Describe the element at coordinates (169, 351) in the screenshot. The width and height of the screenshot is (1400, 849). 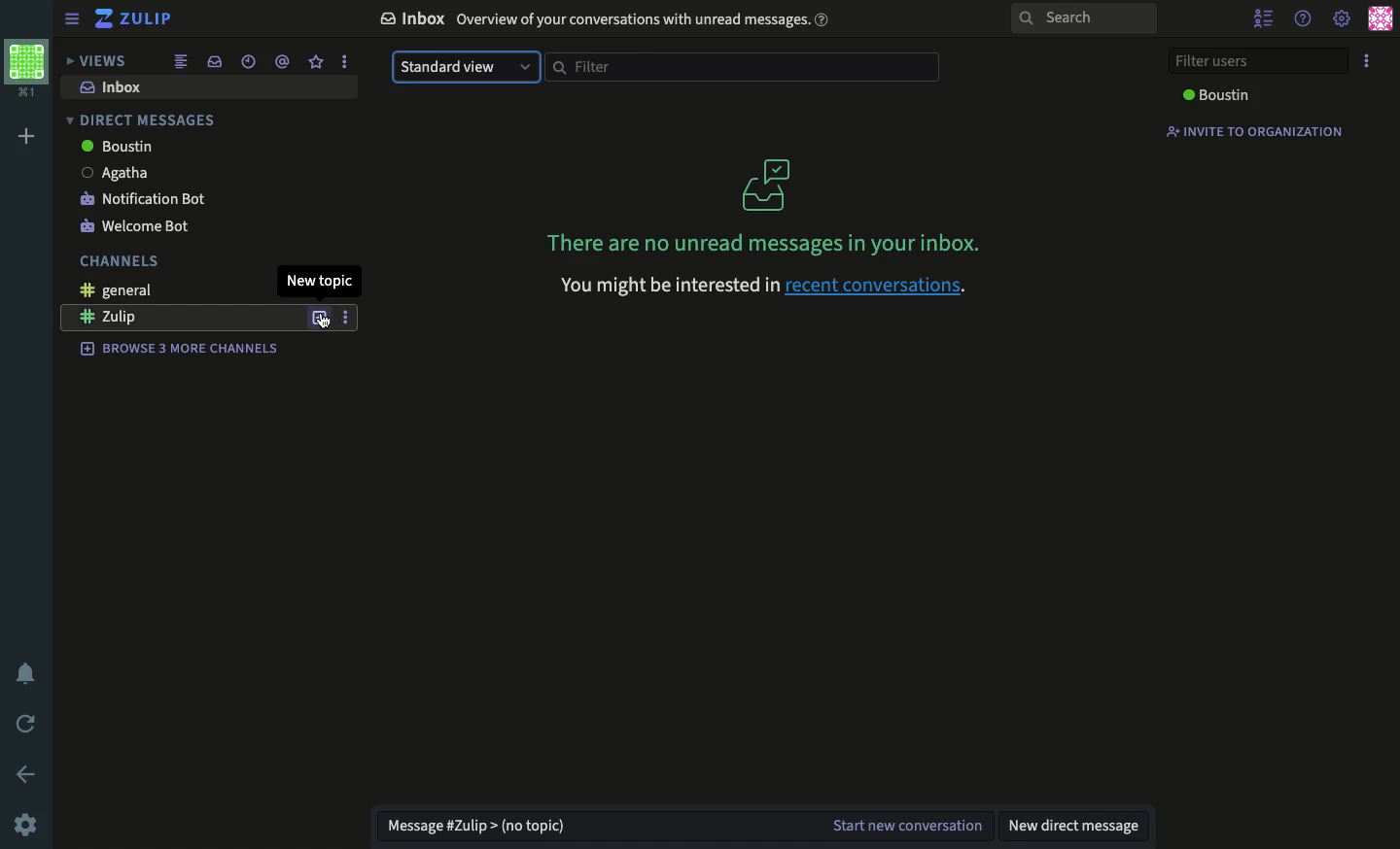
I see `browse 3 more channels` at that location.